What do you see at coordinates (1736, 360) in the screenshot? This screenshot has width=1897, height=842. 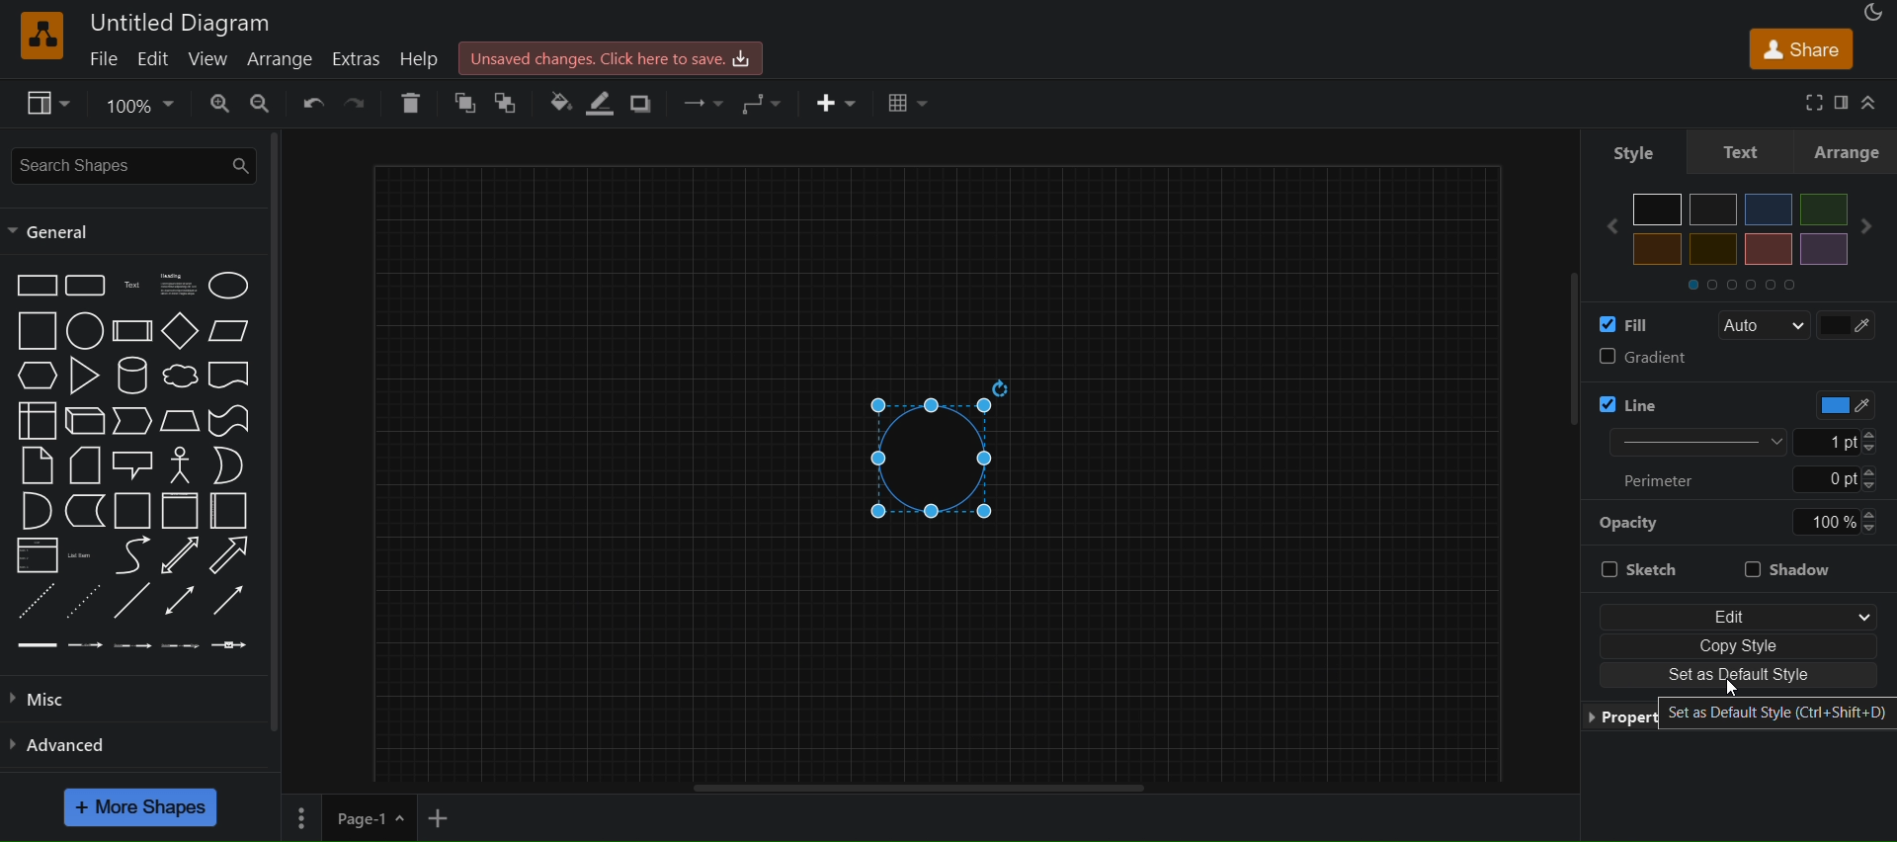 I see `gradient` at bounding box center [1736, 360].